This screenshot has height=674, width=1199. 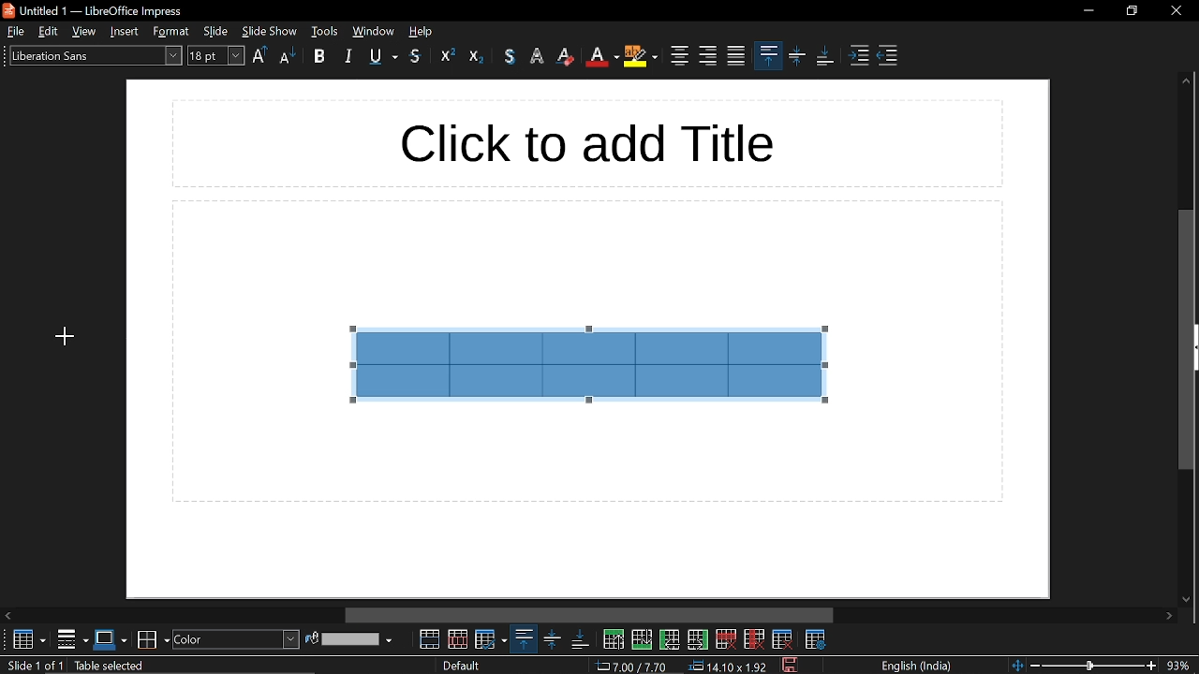 What do you see at coordinates (861, 55) in the screenshot?
I see `increase indent` at bounding box center [861, 55].